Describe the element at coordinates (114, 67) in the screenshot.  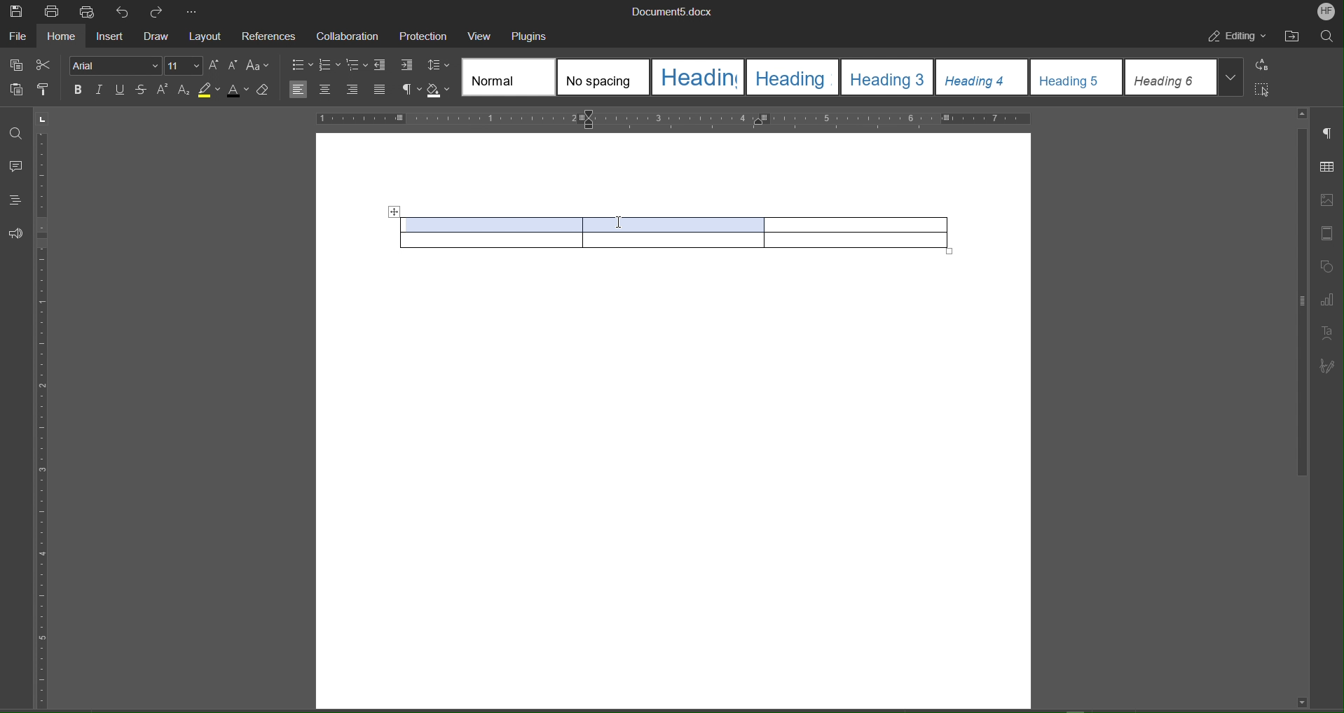
I see `Font` at that location.